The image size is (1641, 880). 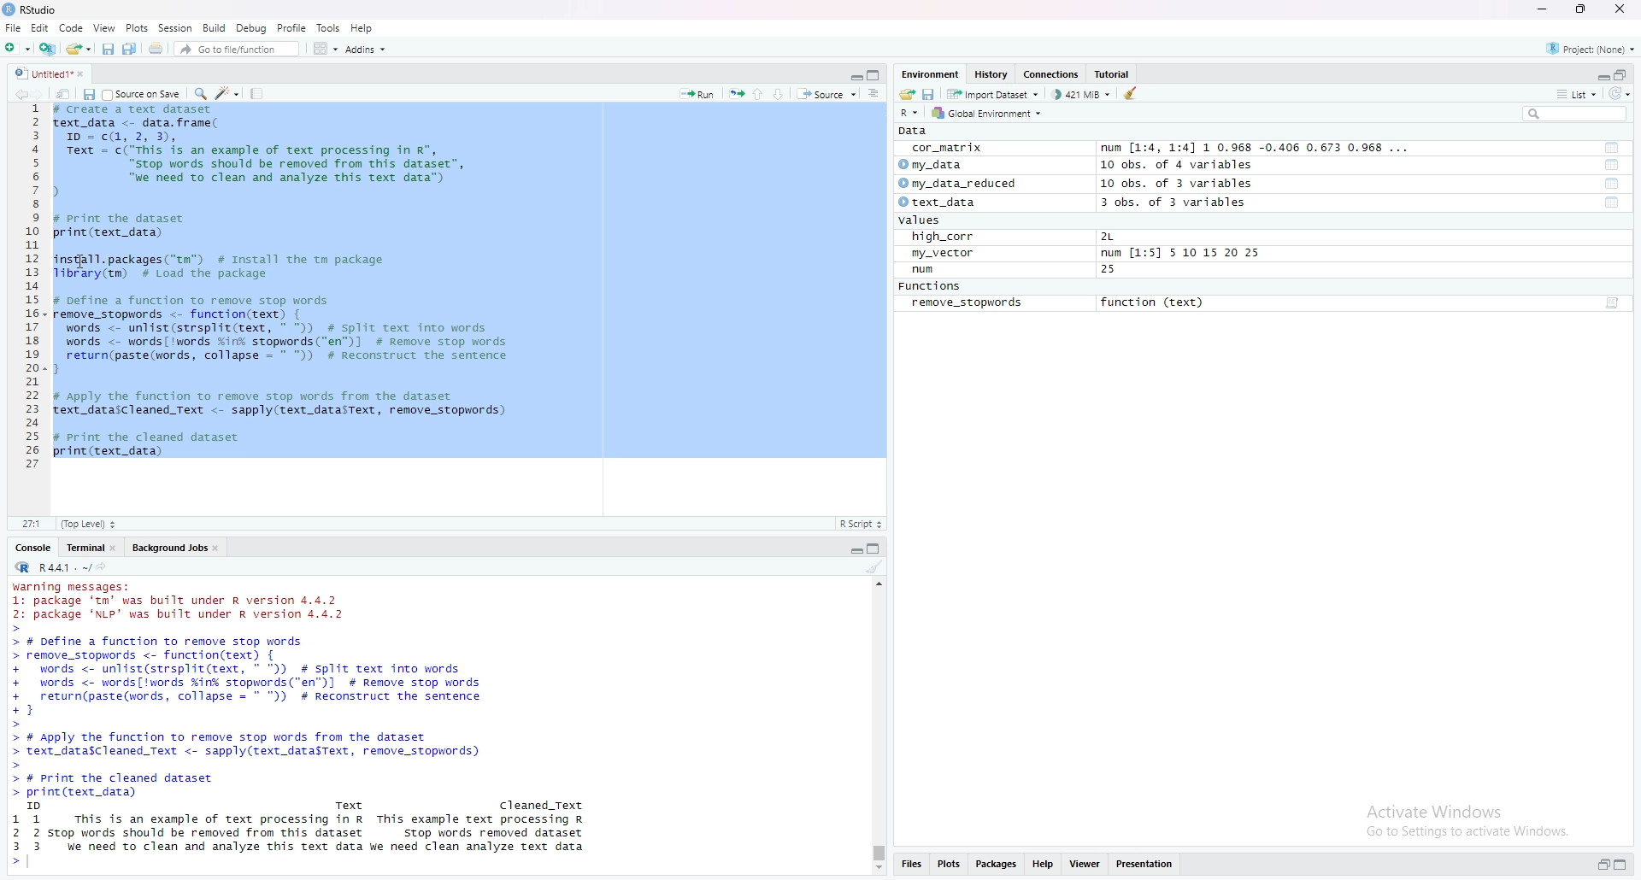 I want to click on clear object from the workspace, so click(x=1132, y=96).